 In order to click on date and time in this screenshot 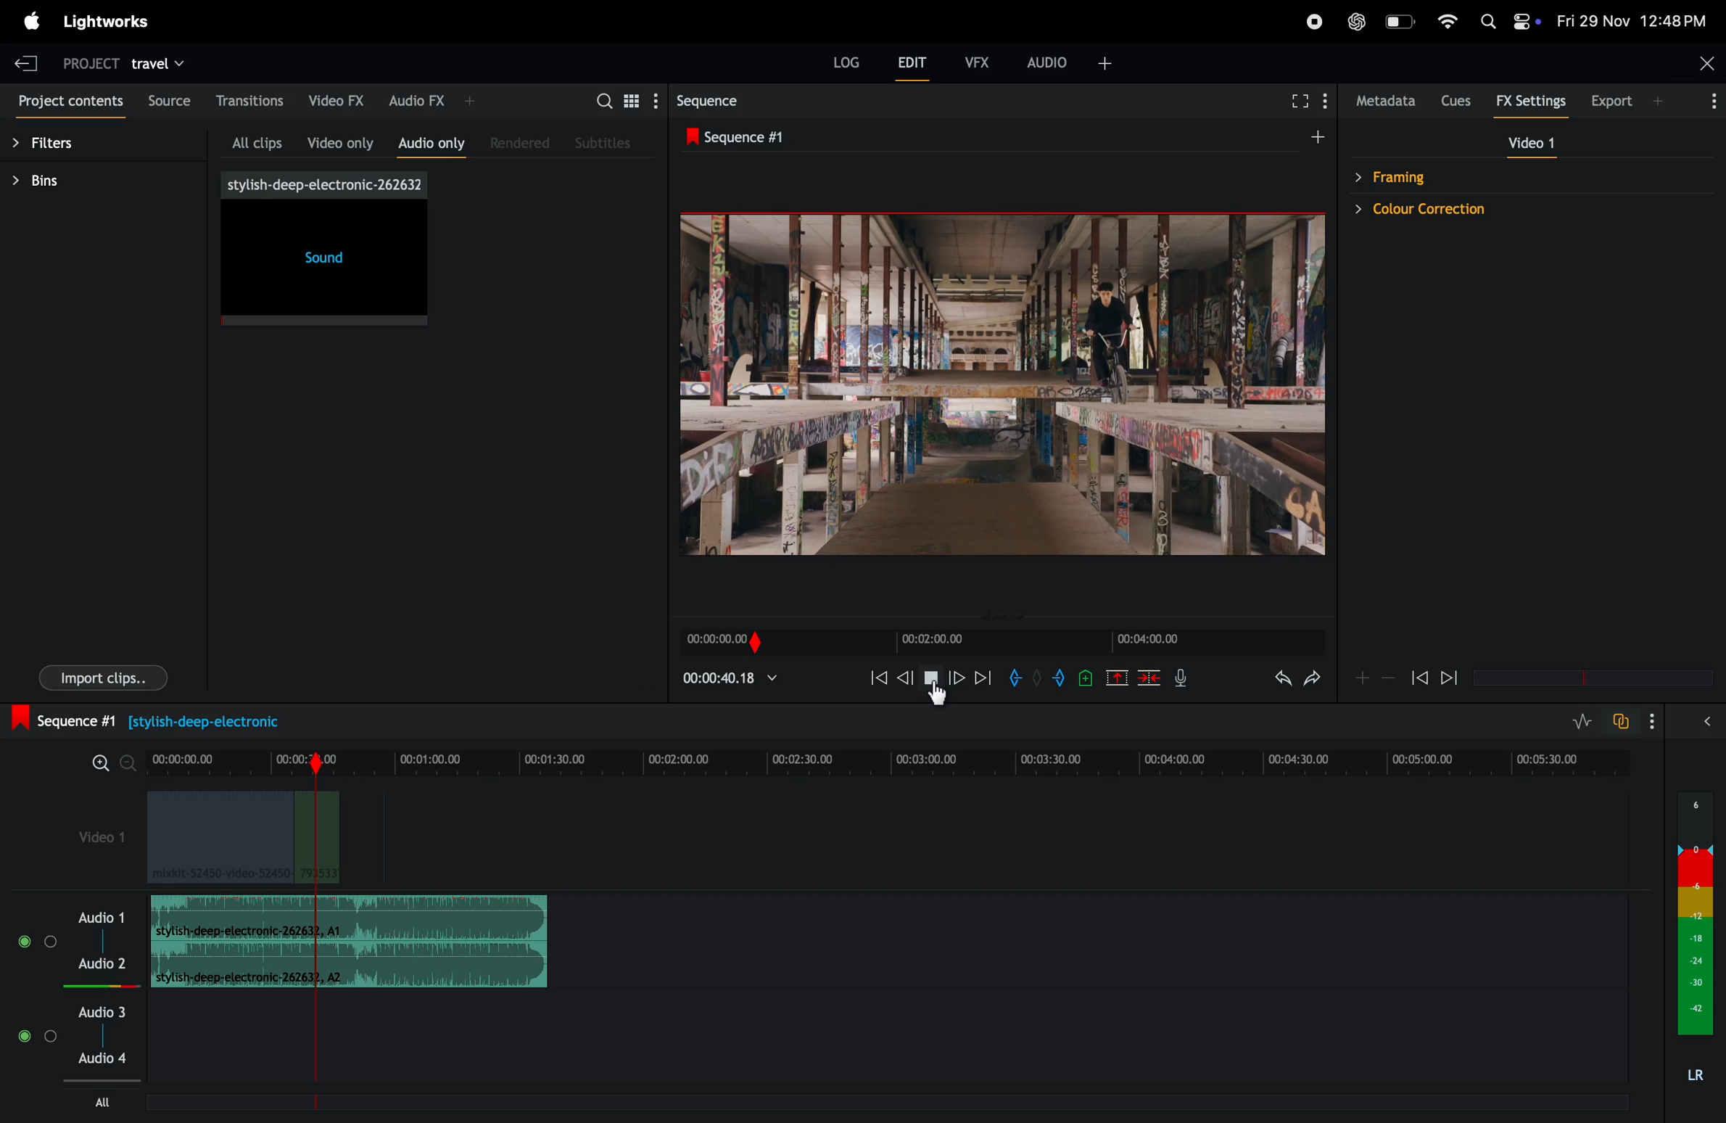, I will do `click(1632, 20)`.